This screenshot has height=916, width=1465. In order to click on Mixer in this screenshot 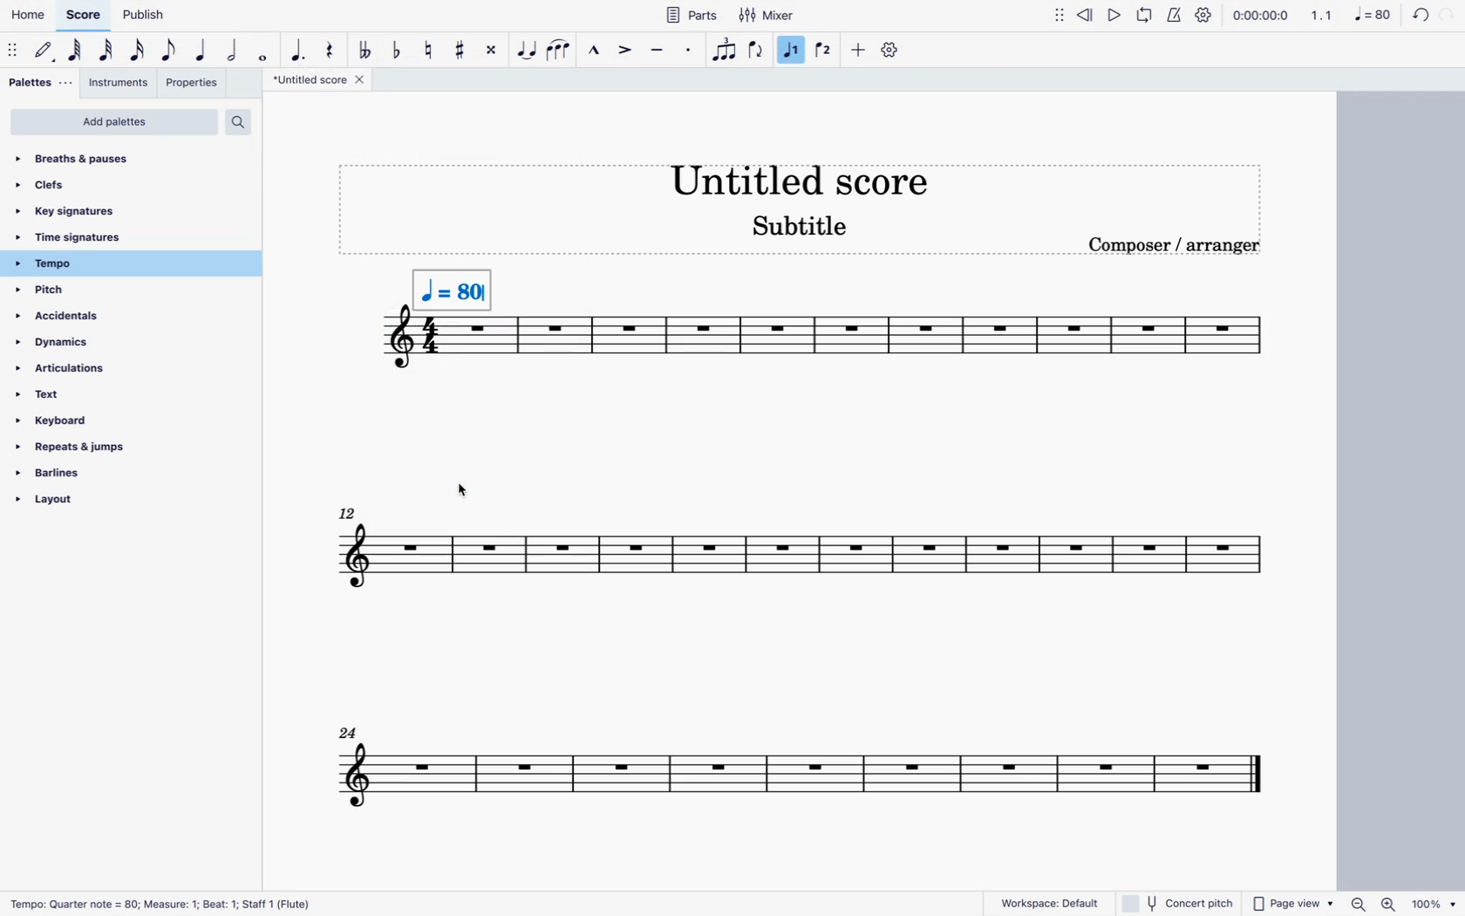, I will do `click(768, 17)`.